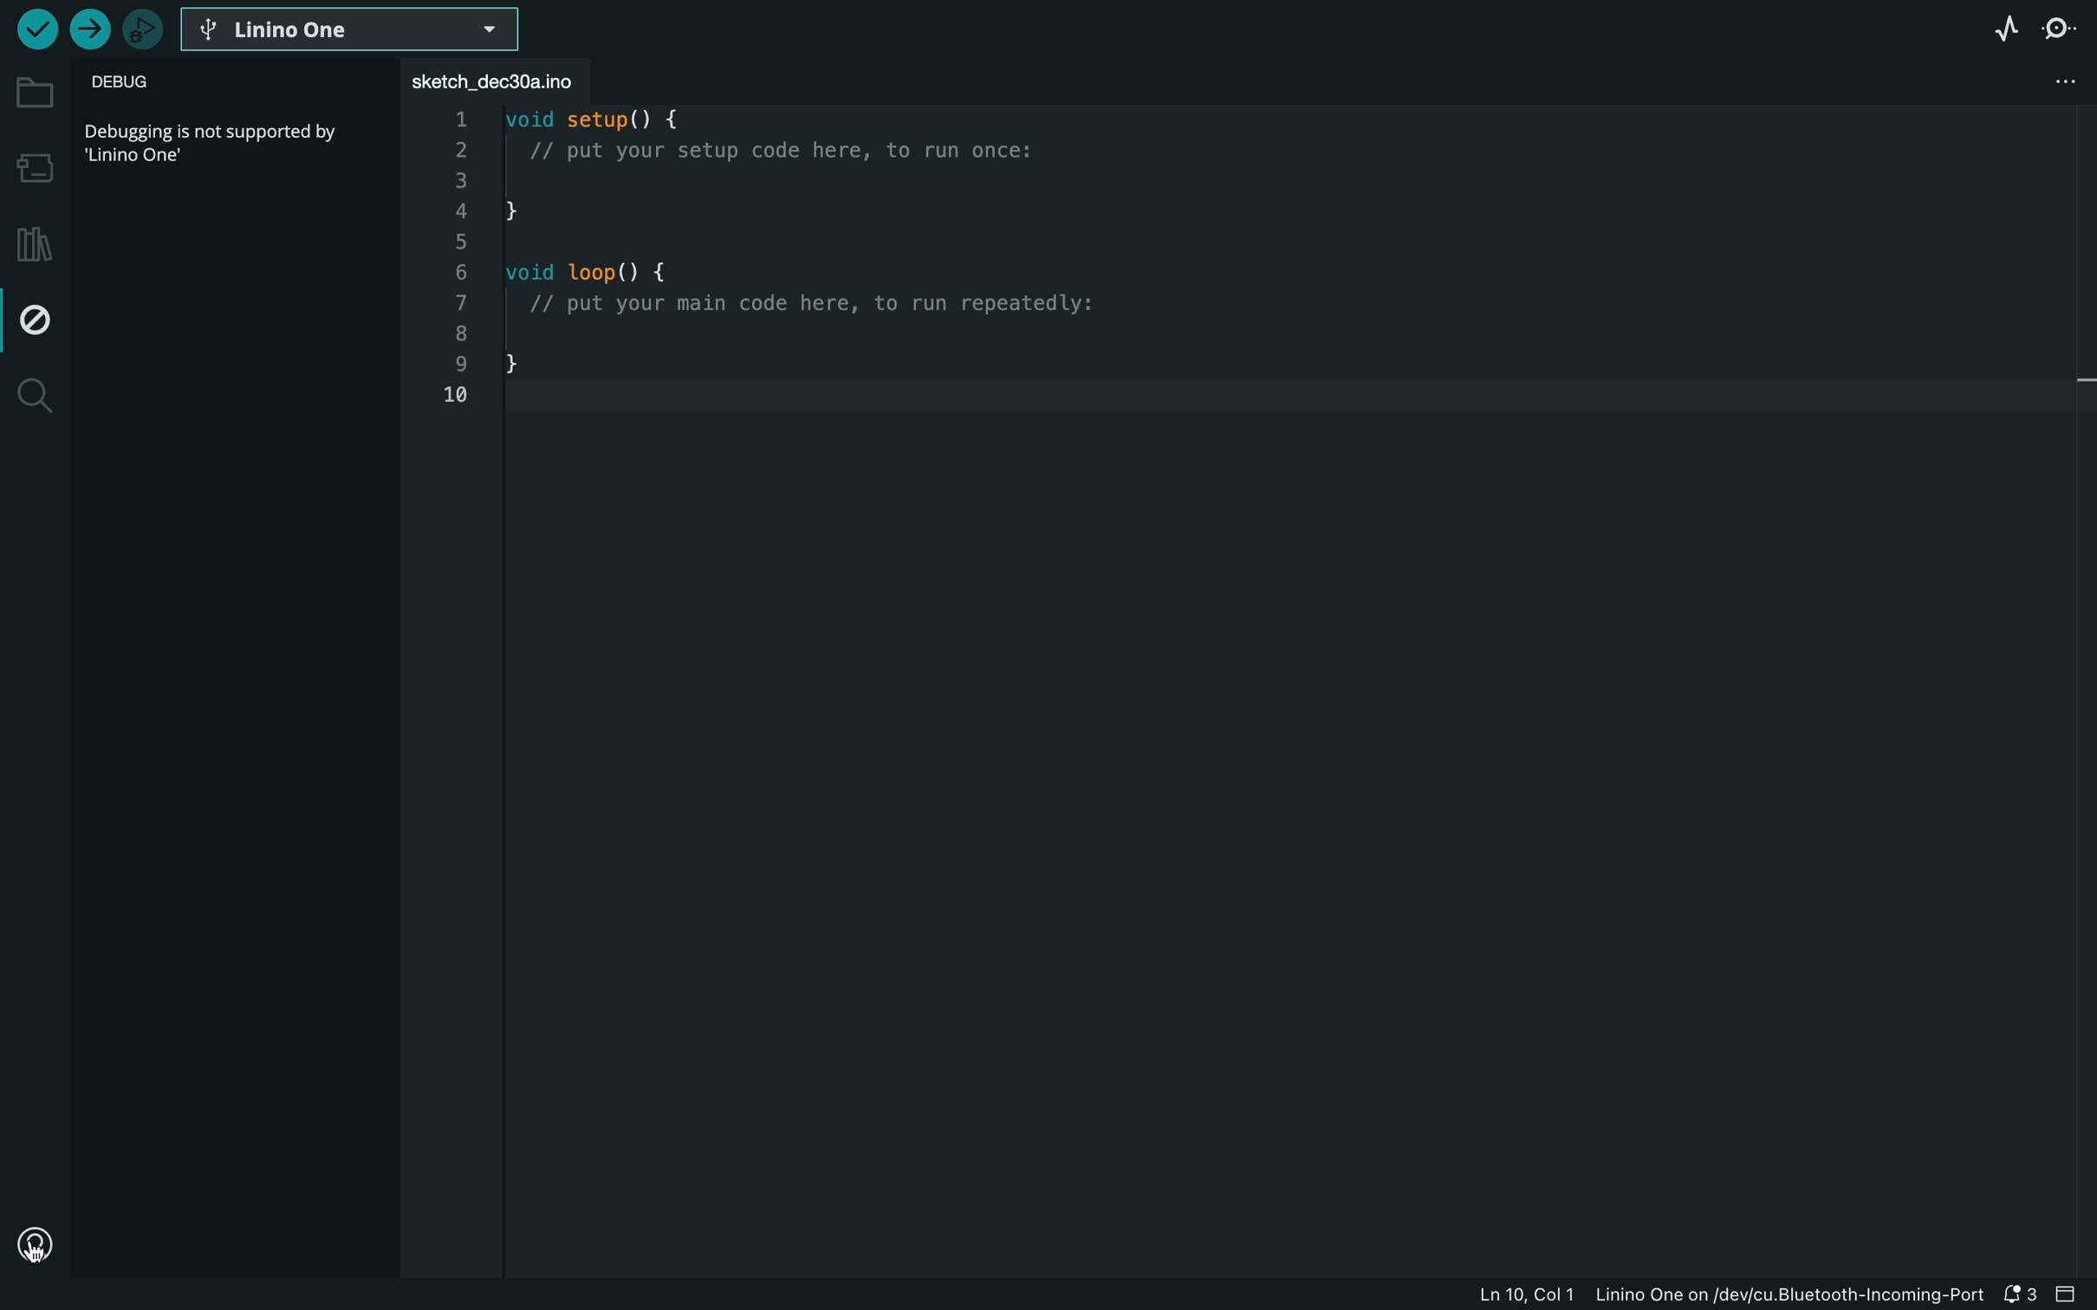 The image size is (2097, 1310). Describe the element at coordinates (54, 1268) in the screenshot. I see `cursor` at that location.